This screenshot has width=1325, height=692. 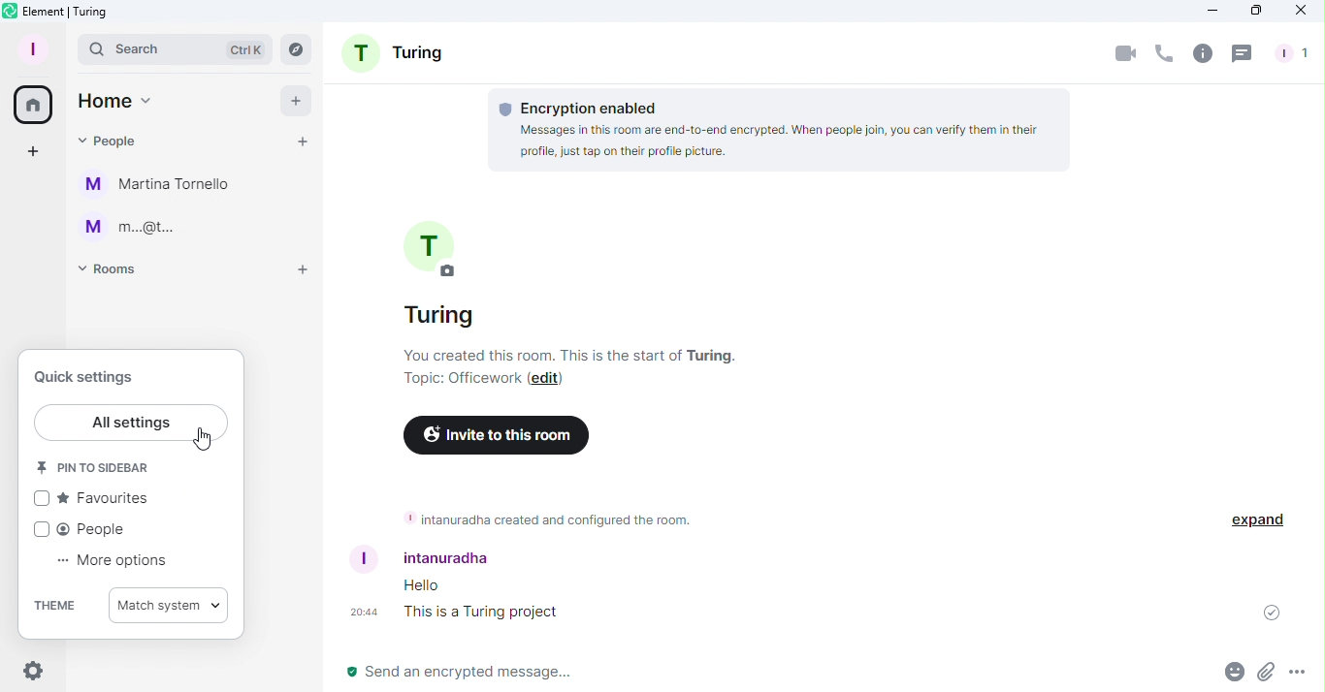 I want to click on Room info, so click(x=1201, y=54).